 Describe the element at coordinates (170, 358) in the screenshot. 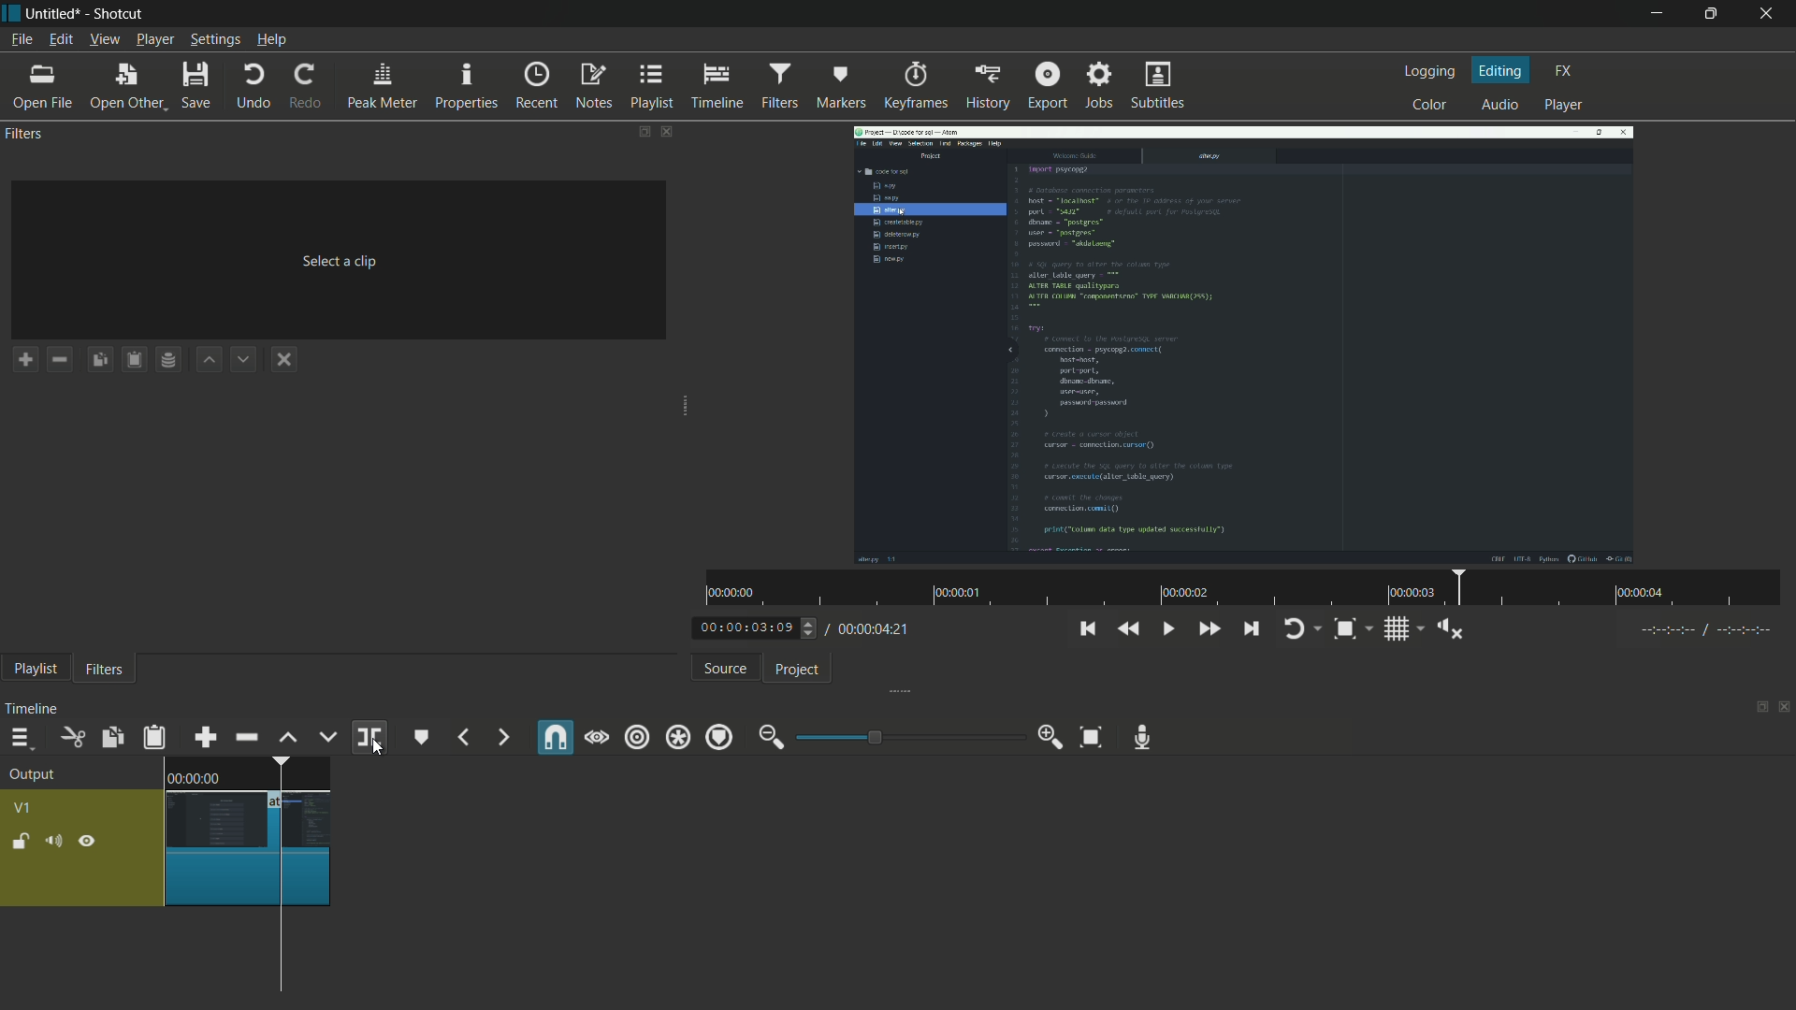

I see `save filter set` at that location.